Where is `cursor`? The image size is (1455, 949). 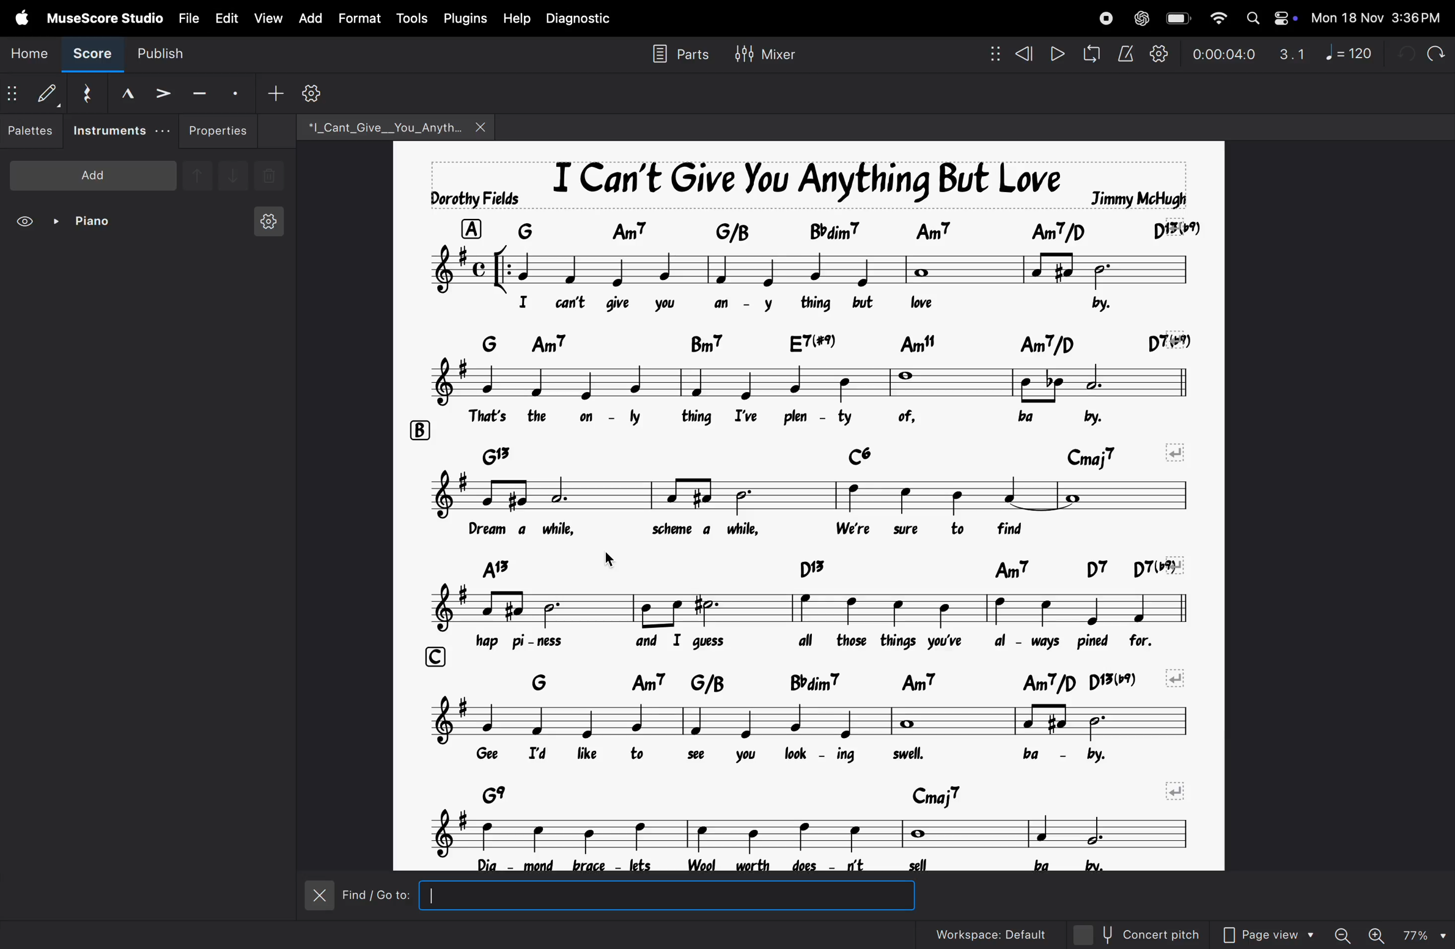 cursor is located at coordinates (609, 560).